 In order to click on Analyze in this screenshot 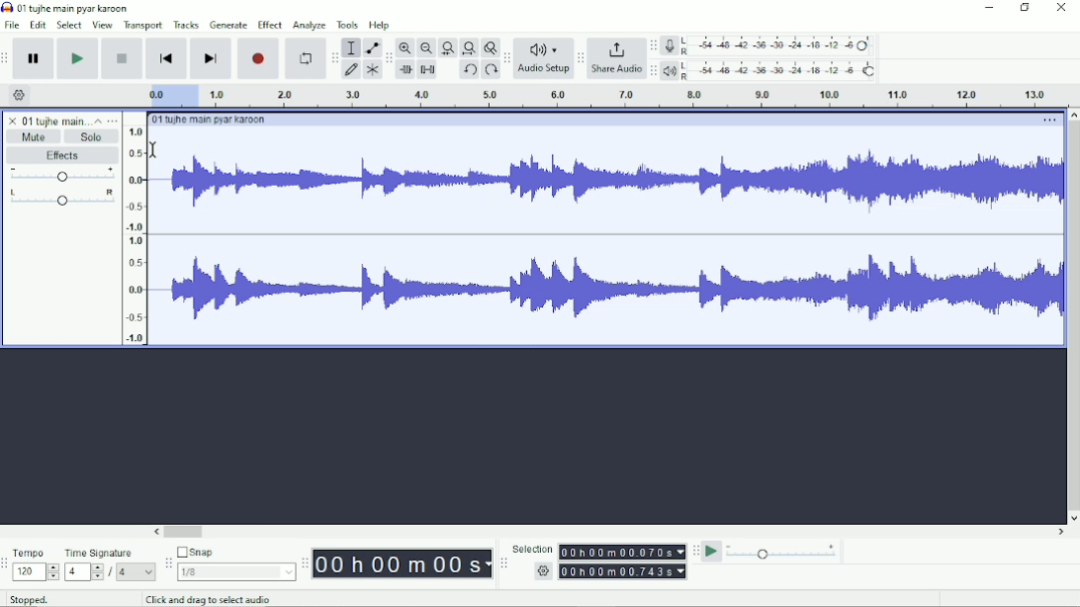, I will do `click(309, 27)`.